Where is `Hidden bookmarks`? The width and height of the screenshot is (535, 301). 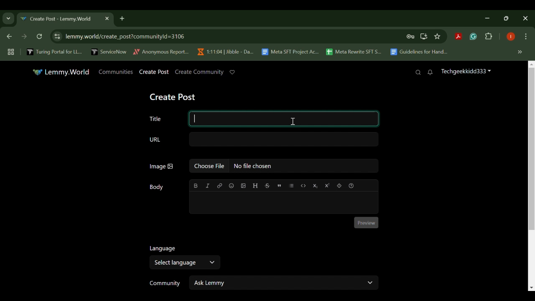
Hidden bookmarks is located at coordinates (521, 52).